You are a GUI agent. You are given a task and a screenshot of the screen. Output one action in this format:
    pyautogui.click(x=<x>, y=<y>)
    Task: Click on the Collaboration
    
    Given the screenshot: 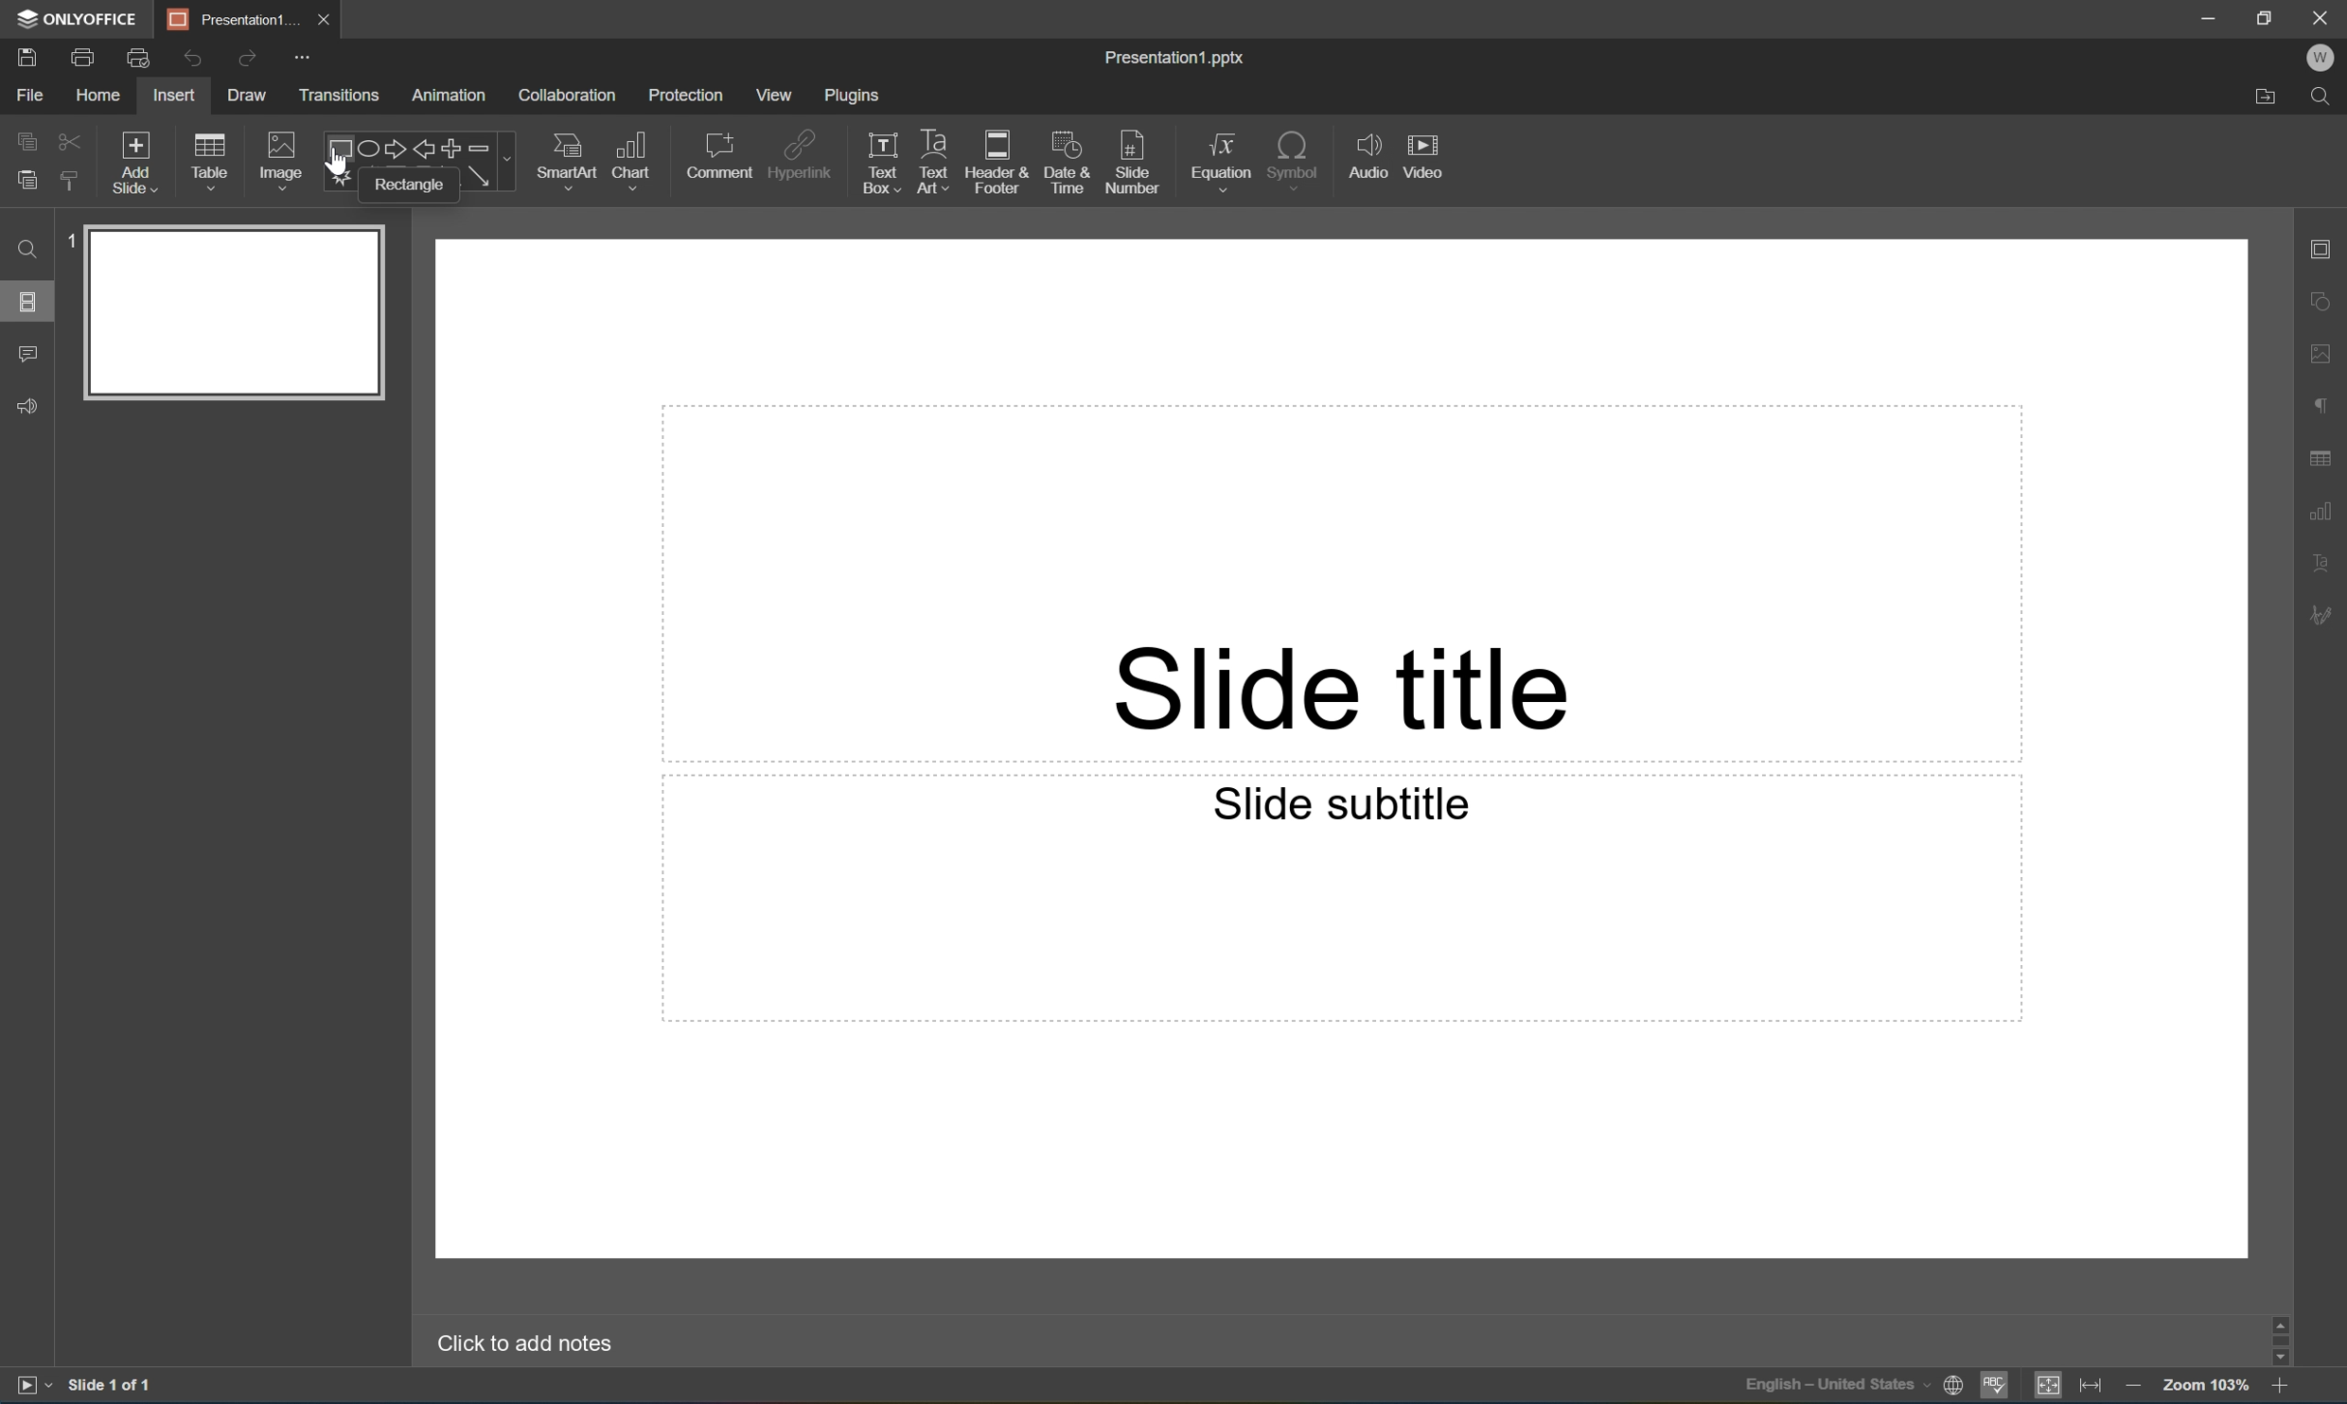 What is the action you would take?
    pyautogui.click(x=571, y=97)
    